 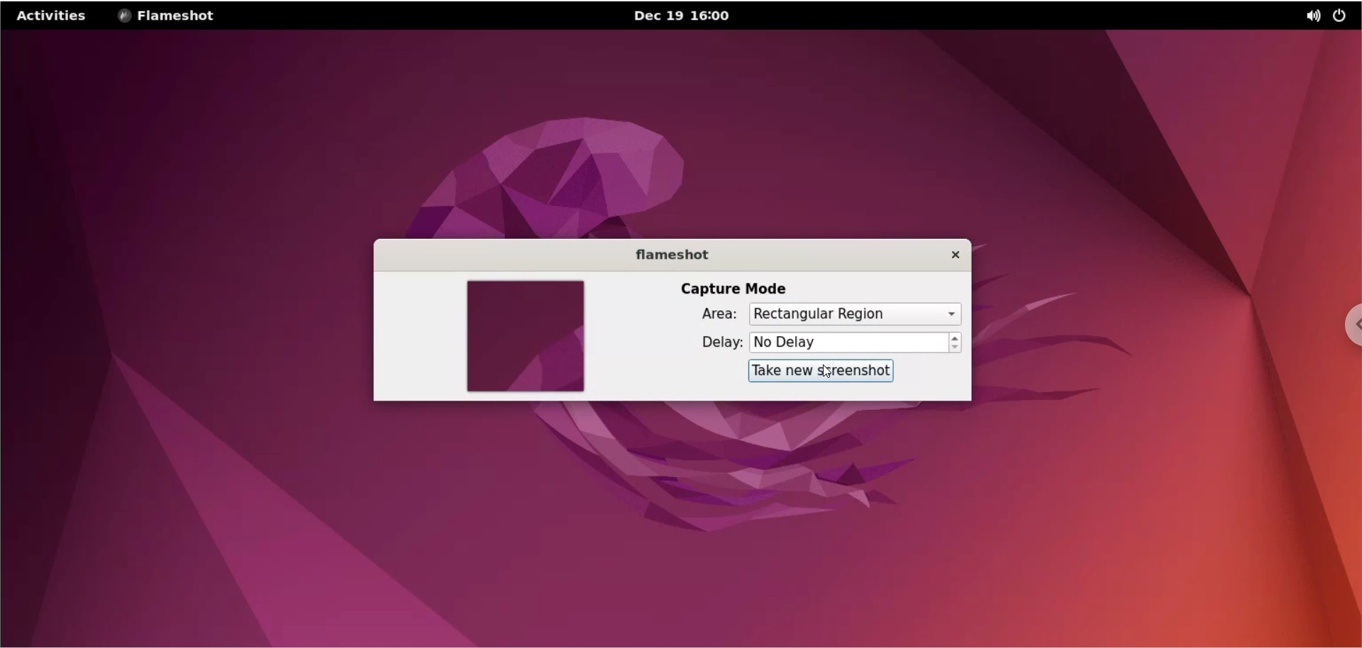 I want to click on cursor, so click(x=822, y=372).